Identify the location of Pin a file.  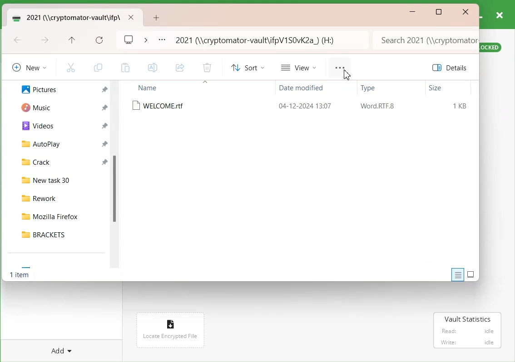
(104, 143).